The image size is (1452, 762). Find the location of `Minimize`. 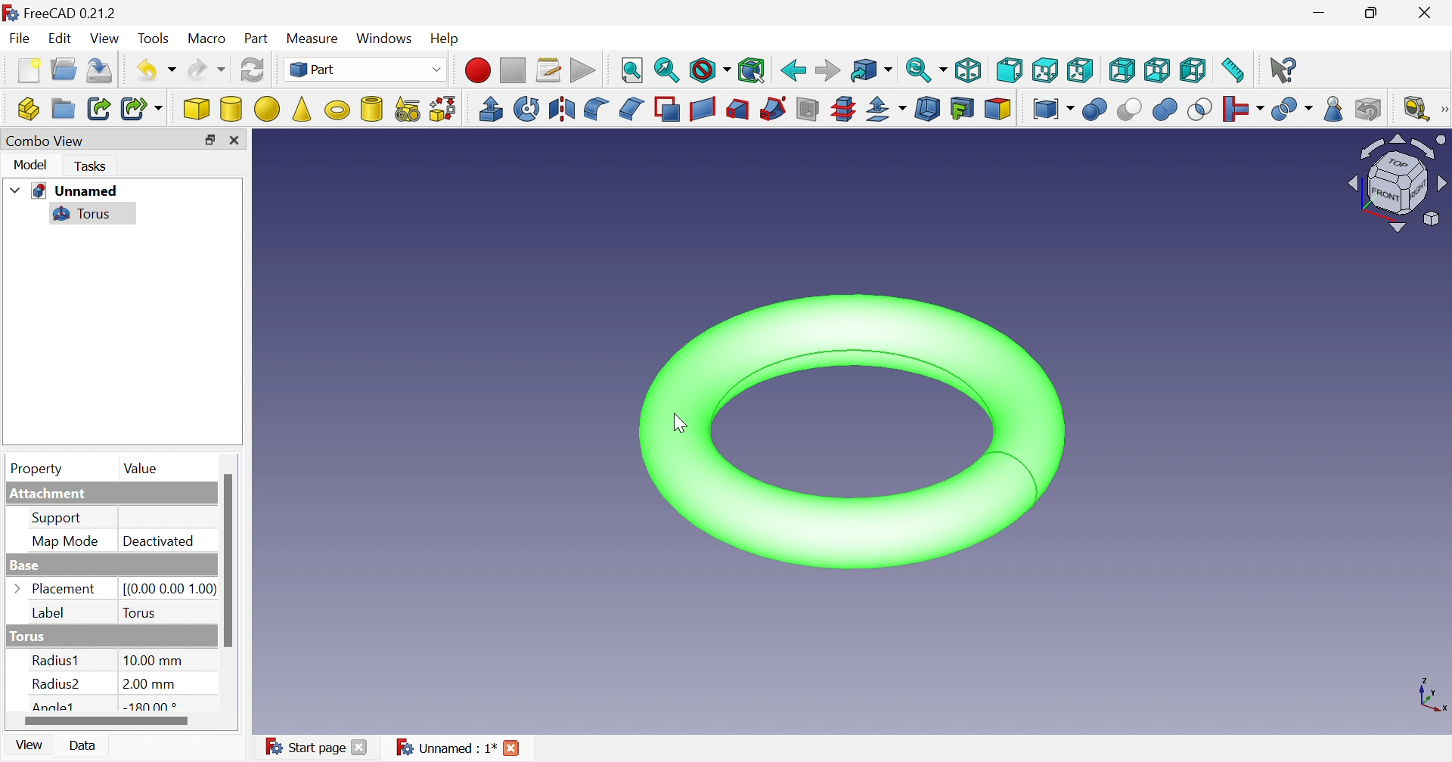

Minimize is located at coordinates (1321, 13).